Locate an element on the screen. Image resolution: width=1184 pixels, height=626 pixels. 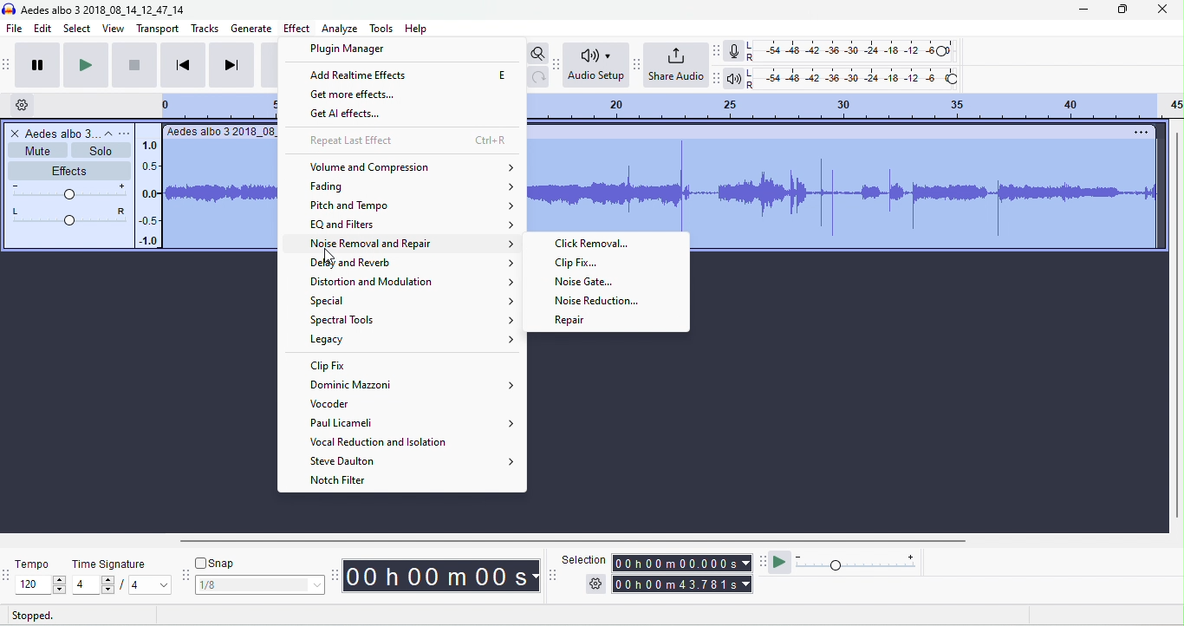
vertical scrollbar is located at coordinates (1176, 328).